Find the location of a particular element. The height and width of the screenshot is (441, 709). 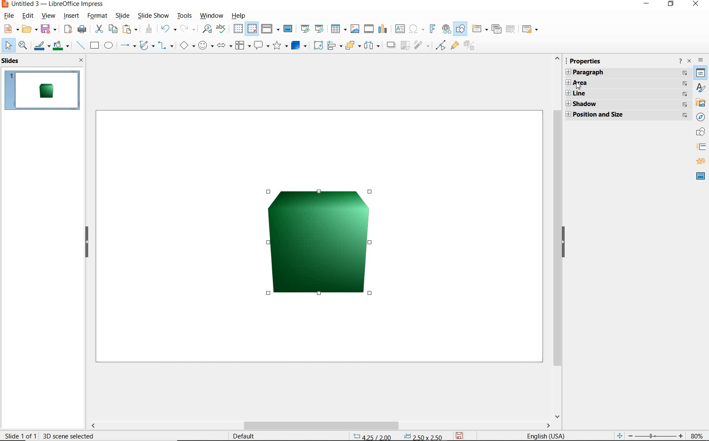

symbol shapes is located at coordinates (206, 45).